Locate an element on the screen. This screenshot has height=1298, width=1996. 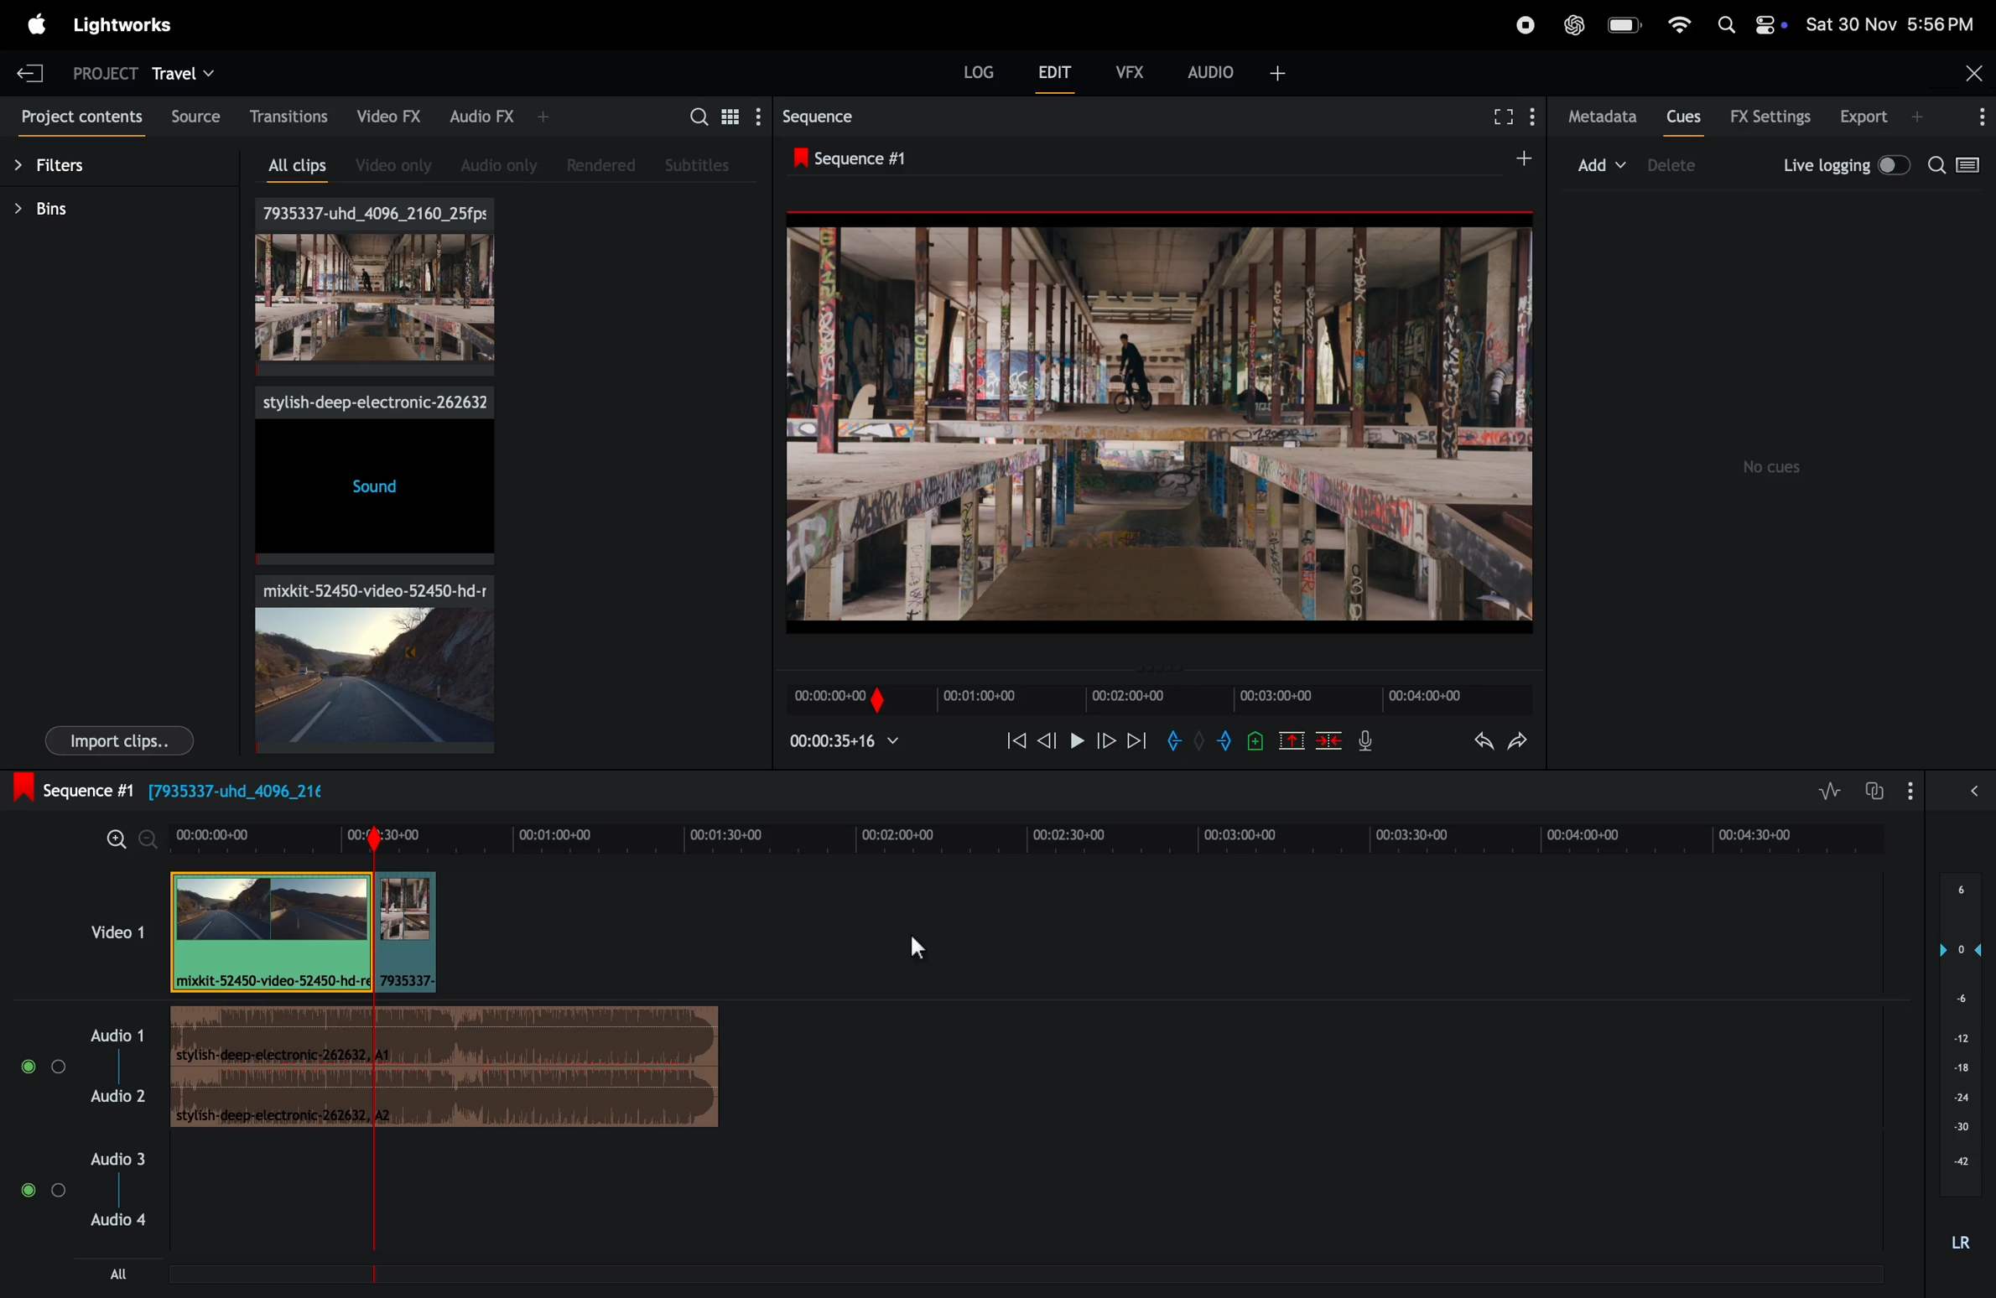
metadata is located at coordinates (1601, 116).